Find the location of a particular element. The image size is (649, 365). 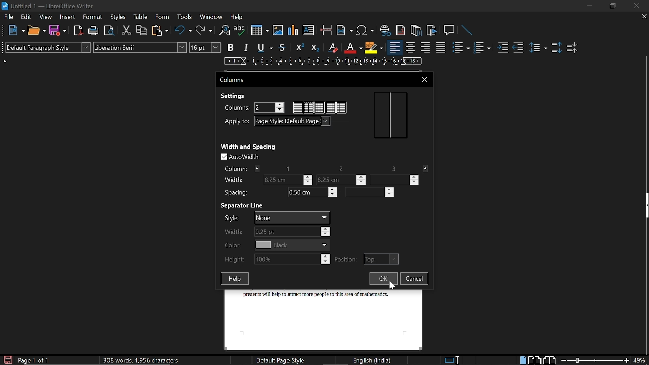

Paragraph style is located at coordinates (48, 47).